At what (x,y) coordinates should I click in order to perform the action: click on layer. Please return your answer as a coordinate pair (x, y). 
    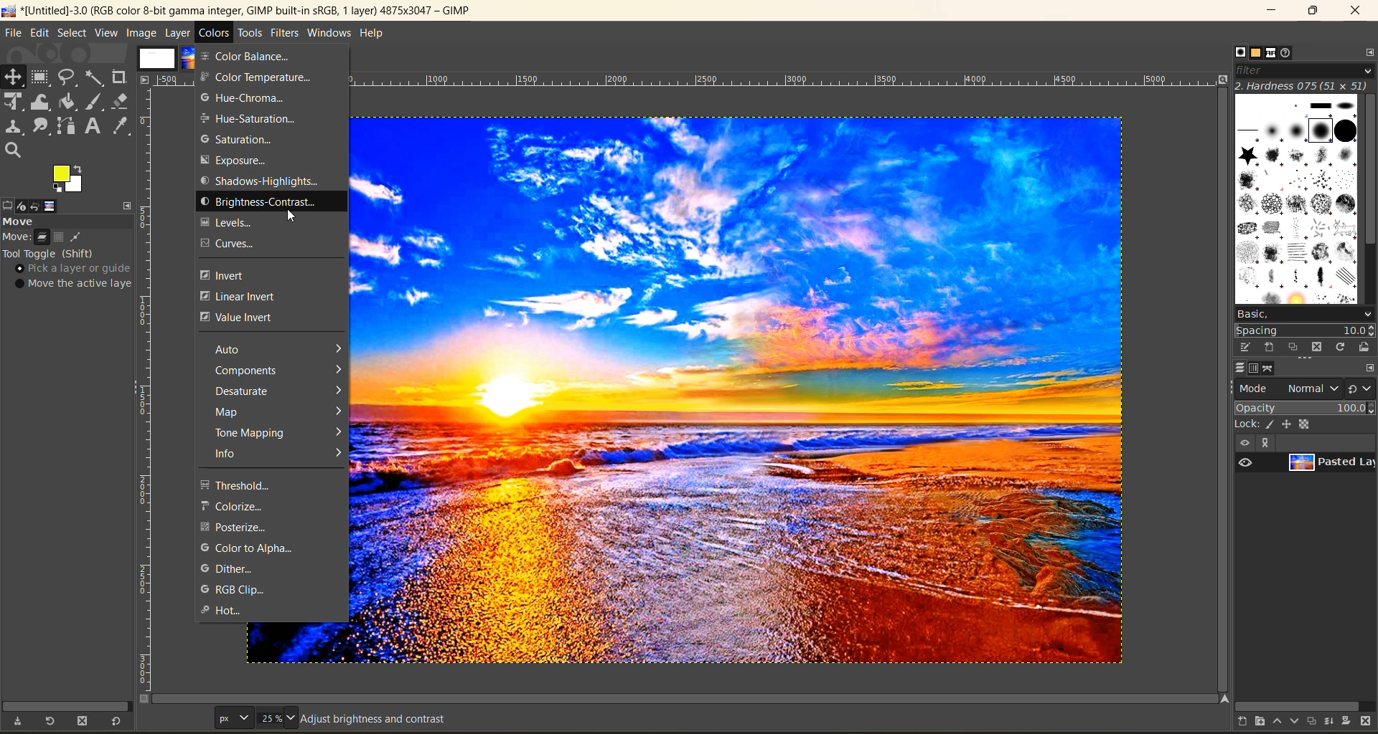
    Looking at the image, I should click on (1331, 463).